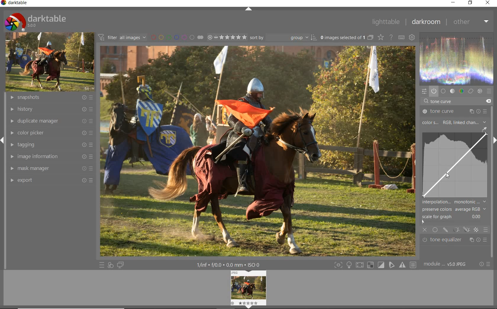  Describe the element at coordinates (456, 165) in the screenshot. I see `tone curve` at that location.